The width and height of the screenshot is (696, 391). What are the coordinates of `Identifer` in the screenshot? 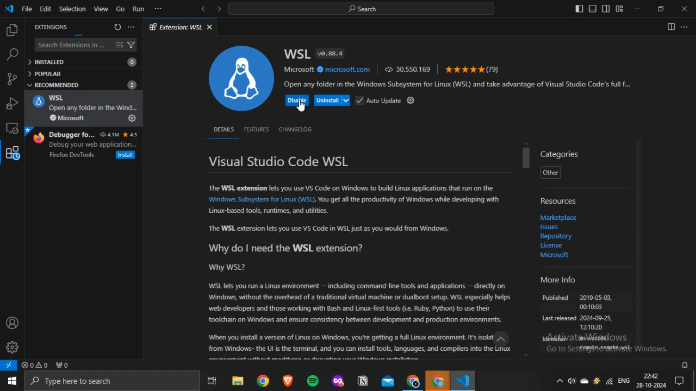 It's located at (555, 339).